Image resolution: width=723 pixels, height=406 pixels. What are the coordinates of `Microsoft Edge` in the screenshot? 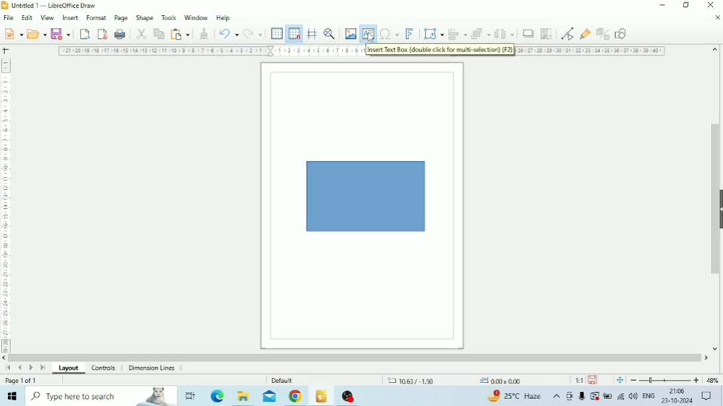 It's located at (217, 397).